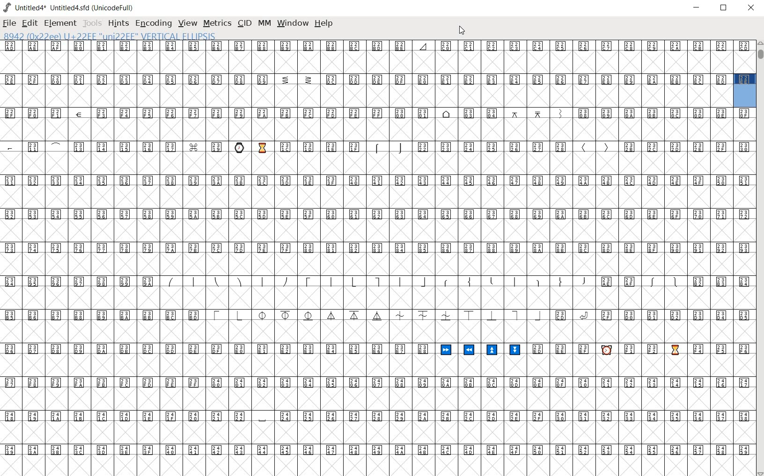 This screenshot has height=476, width=764. What do you see at coordinates (376, 255) in the screenshot?
I see `glyph characters` at bounding box center [376, 255].